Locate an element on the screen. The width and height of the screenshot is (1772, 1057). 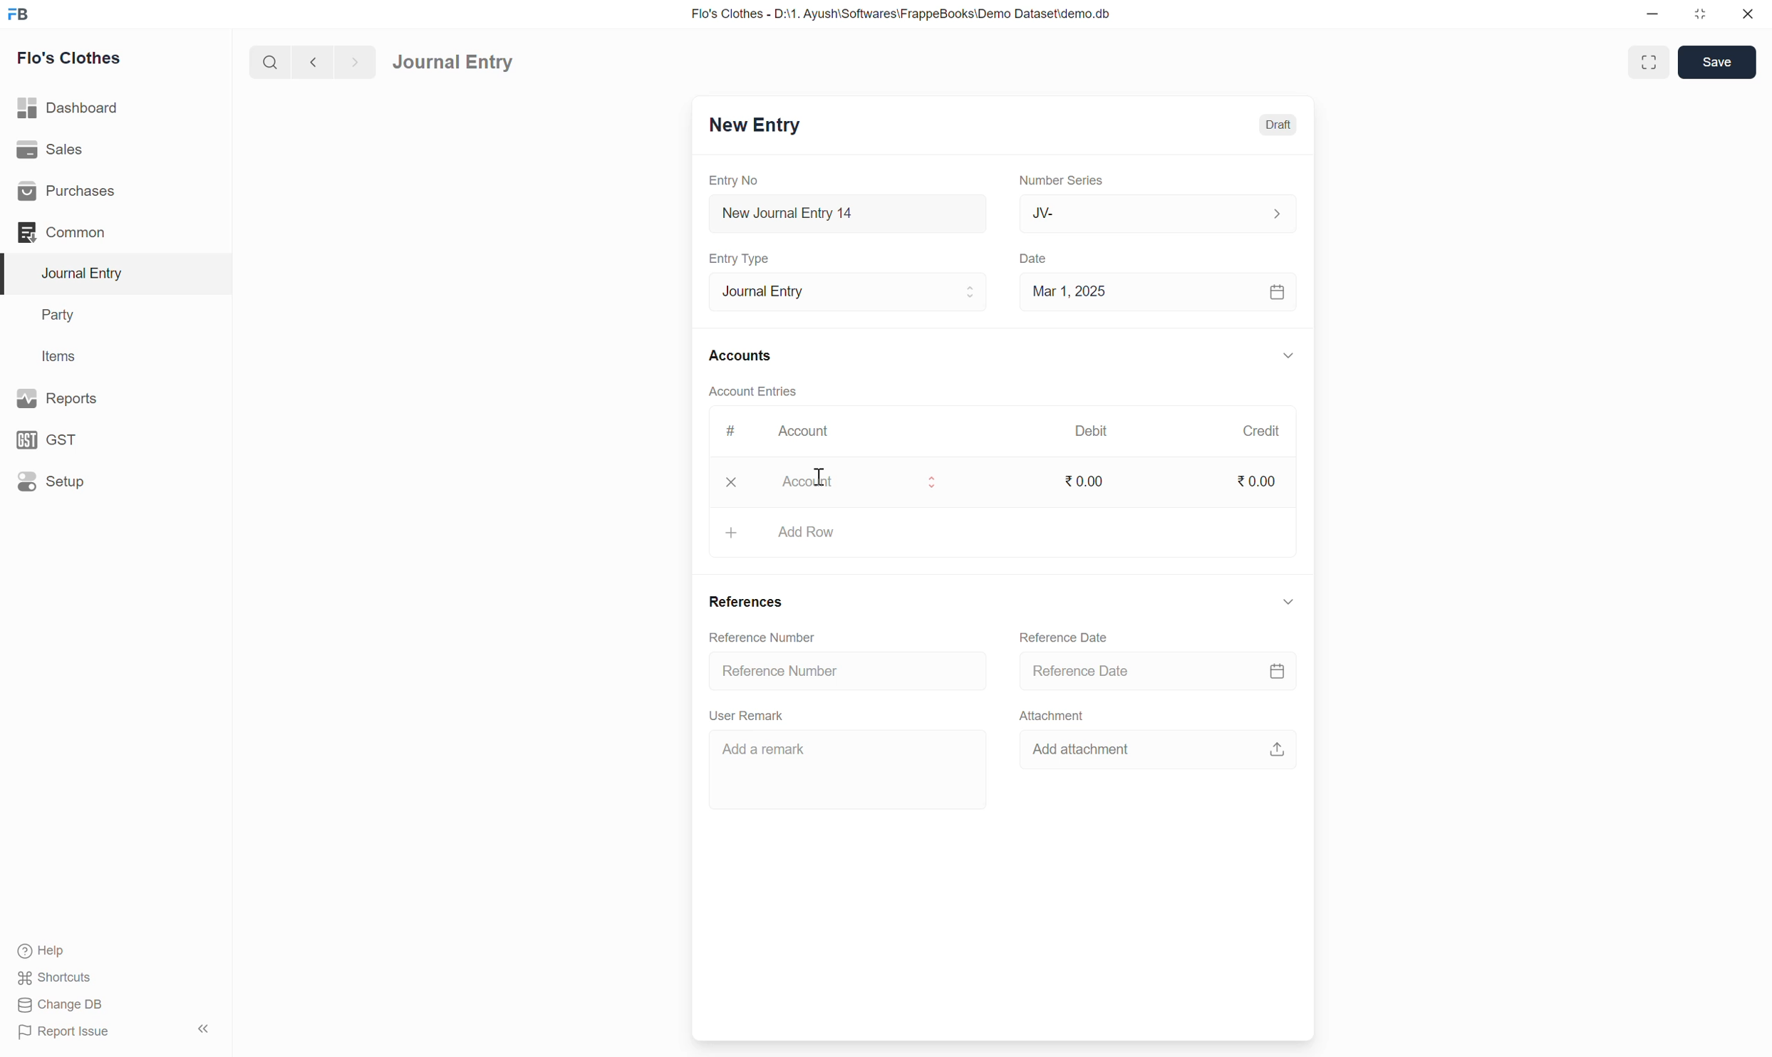
0.00 is located at coordinates (1087, 481).